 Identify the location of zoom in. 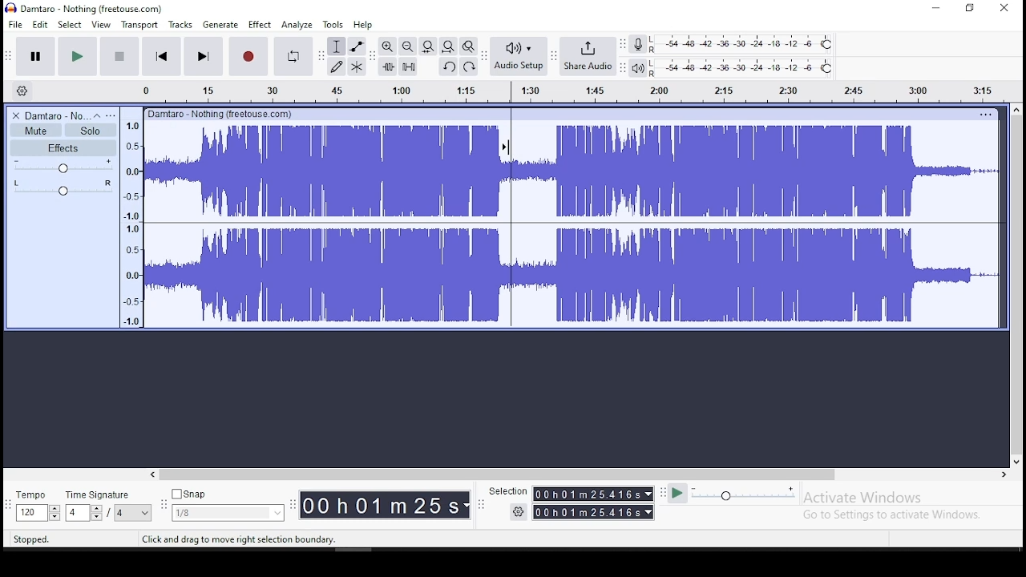
(387, 46).